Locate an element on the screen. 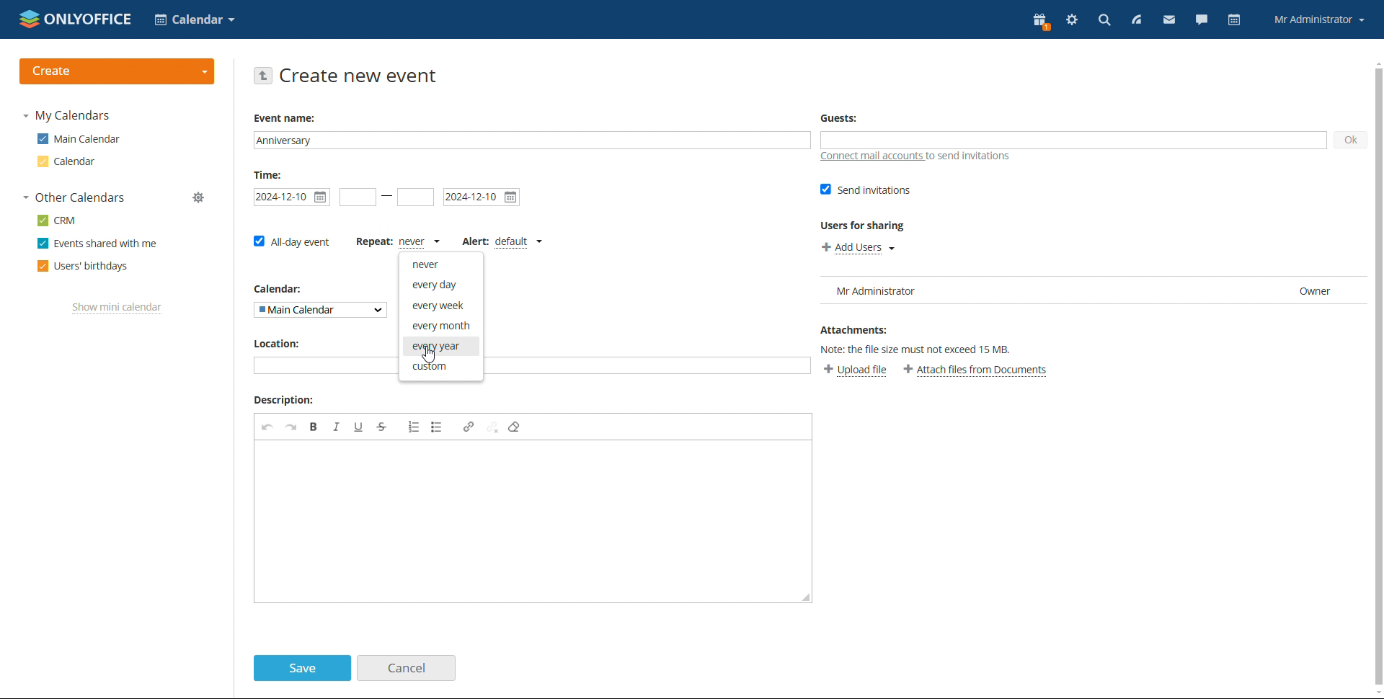 The width and height of the screenshot is (1384, 699). start date is located at coordinates (358, 197).